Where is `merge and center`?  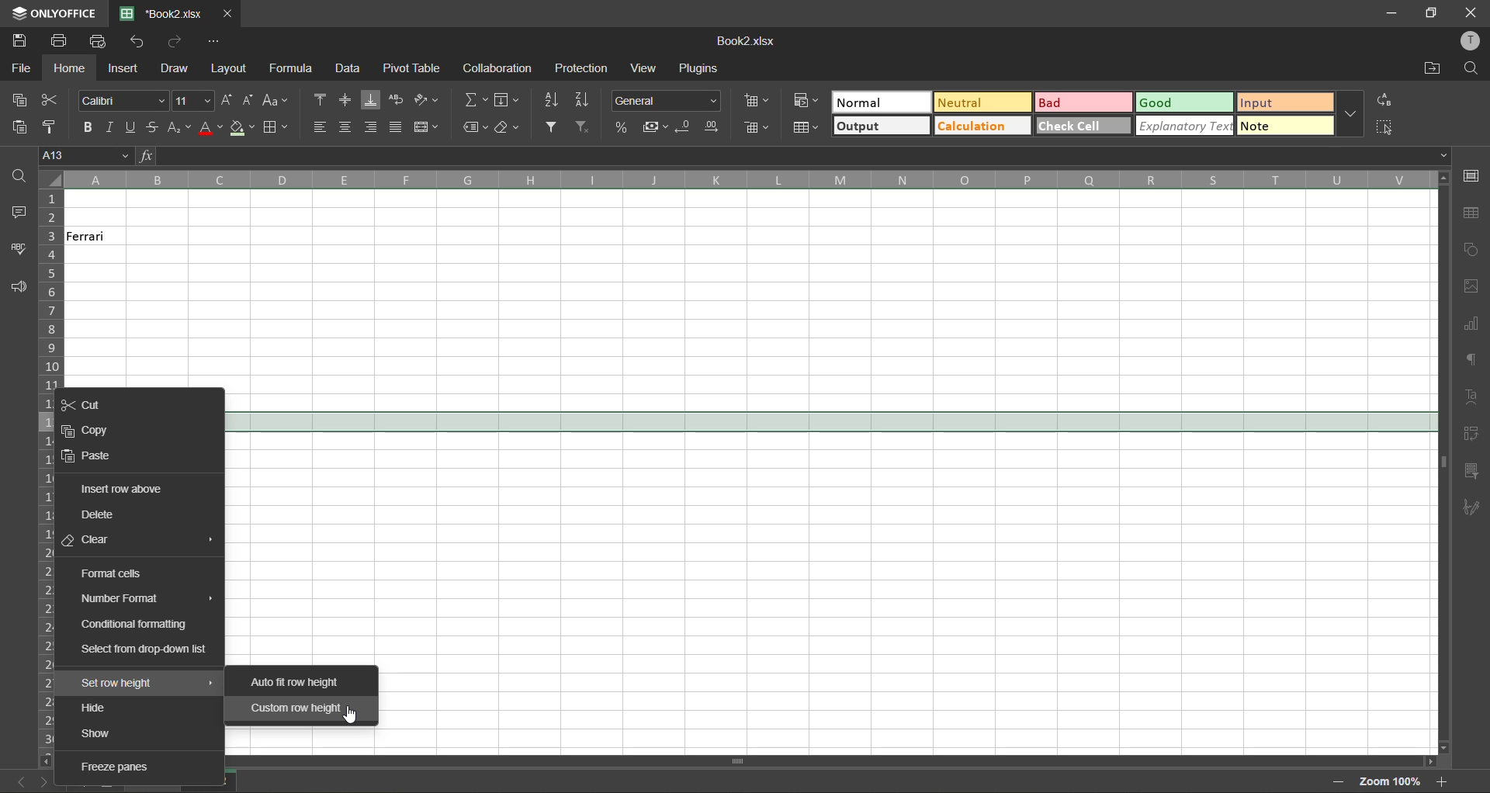 merge and center is located at coordinates (426, 127).